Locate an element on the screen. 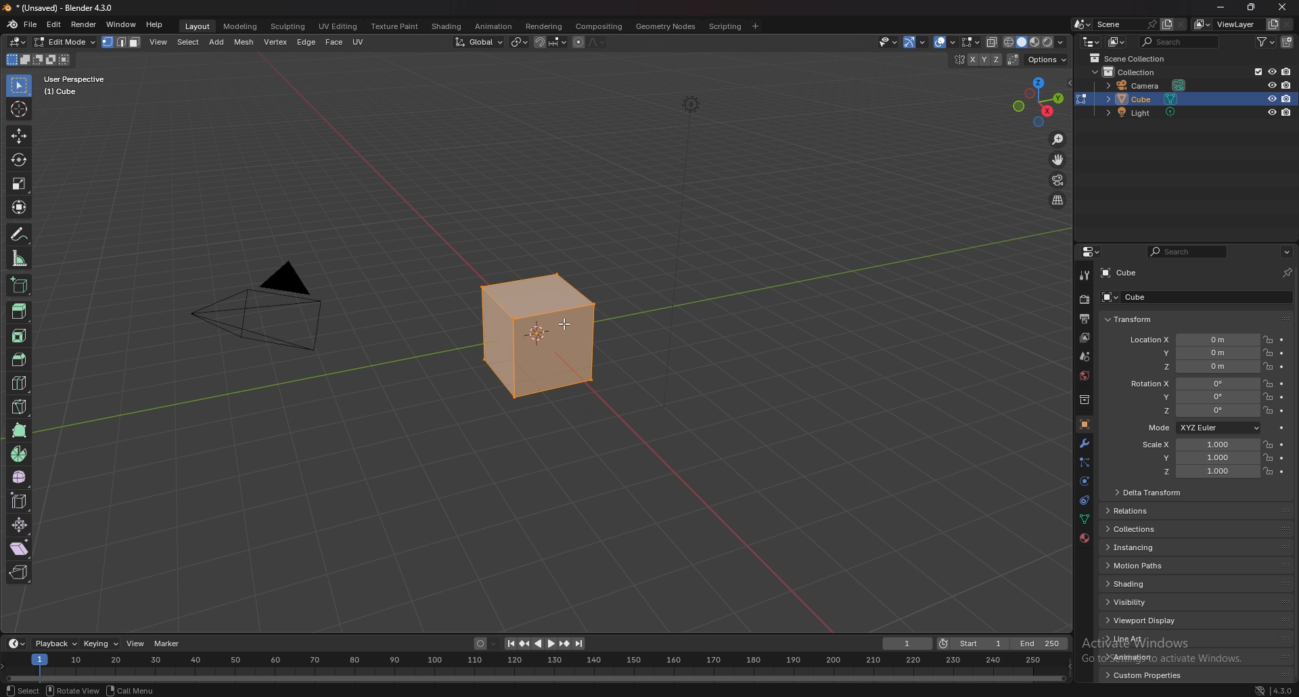 Image resolution: width=1299 pixels, height=697 pixels. smooth is located at coordinates (20, 477).